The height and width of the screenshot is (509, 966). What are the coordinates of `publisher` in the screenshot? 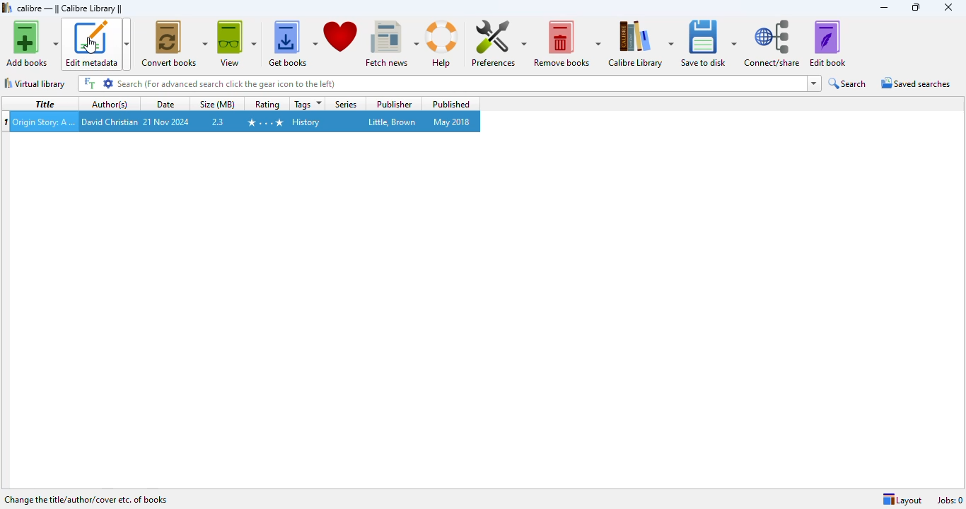 It's located at (394, 105).